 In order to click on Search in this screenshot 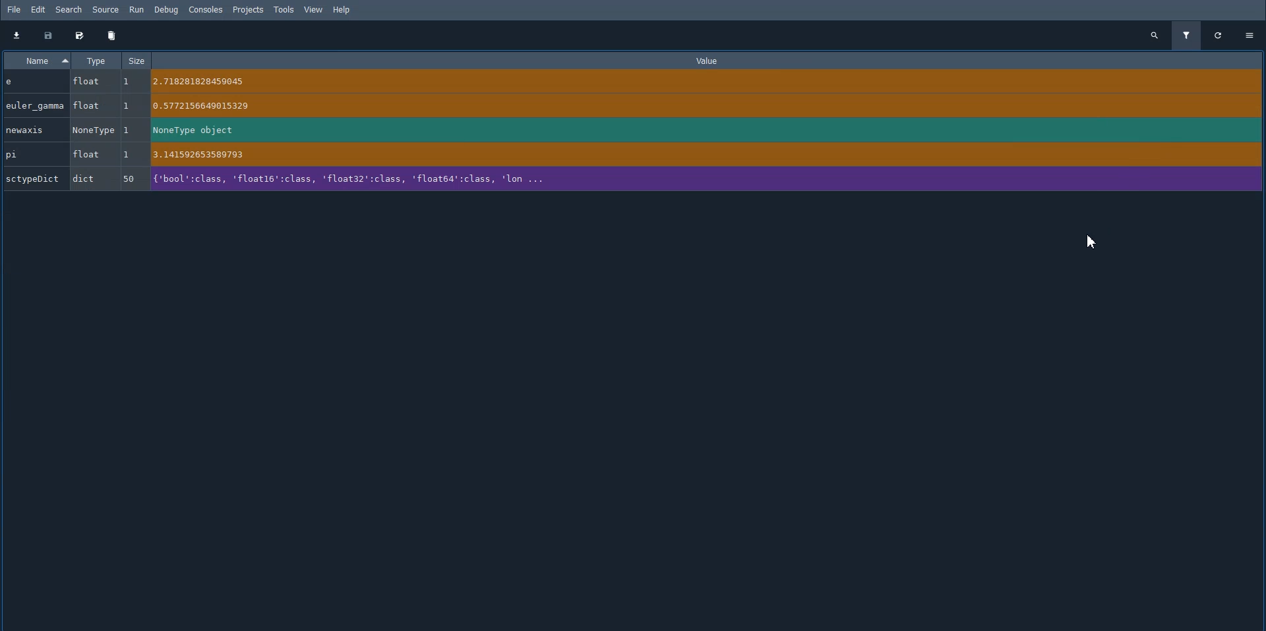, I will do `click(69, 10)`.